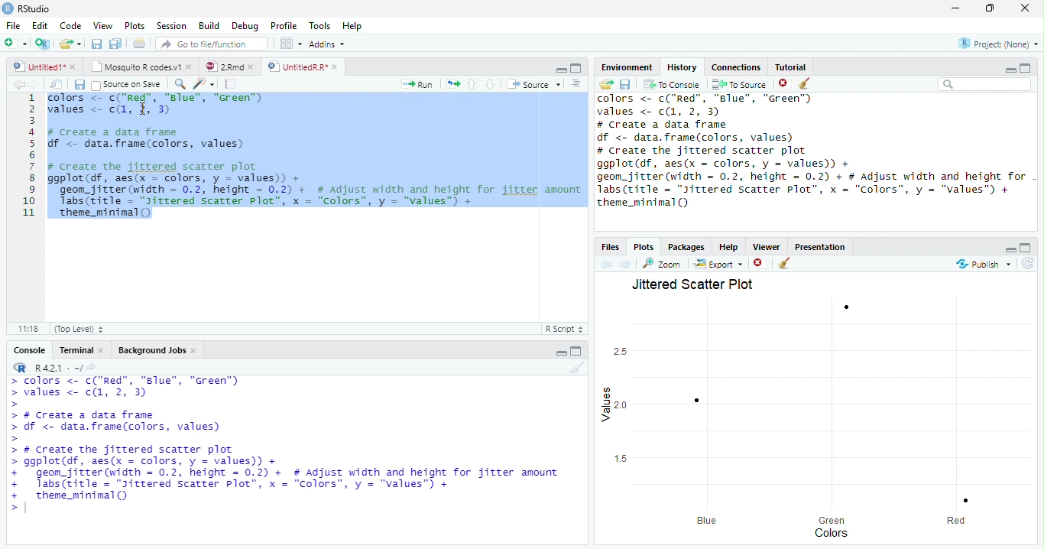 The width and height of the screenshot is (1044, 549). I want to click on Source, so click(533, 84).